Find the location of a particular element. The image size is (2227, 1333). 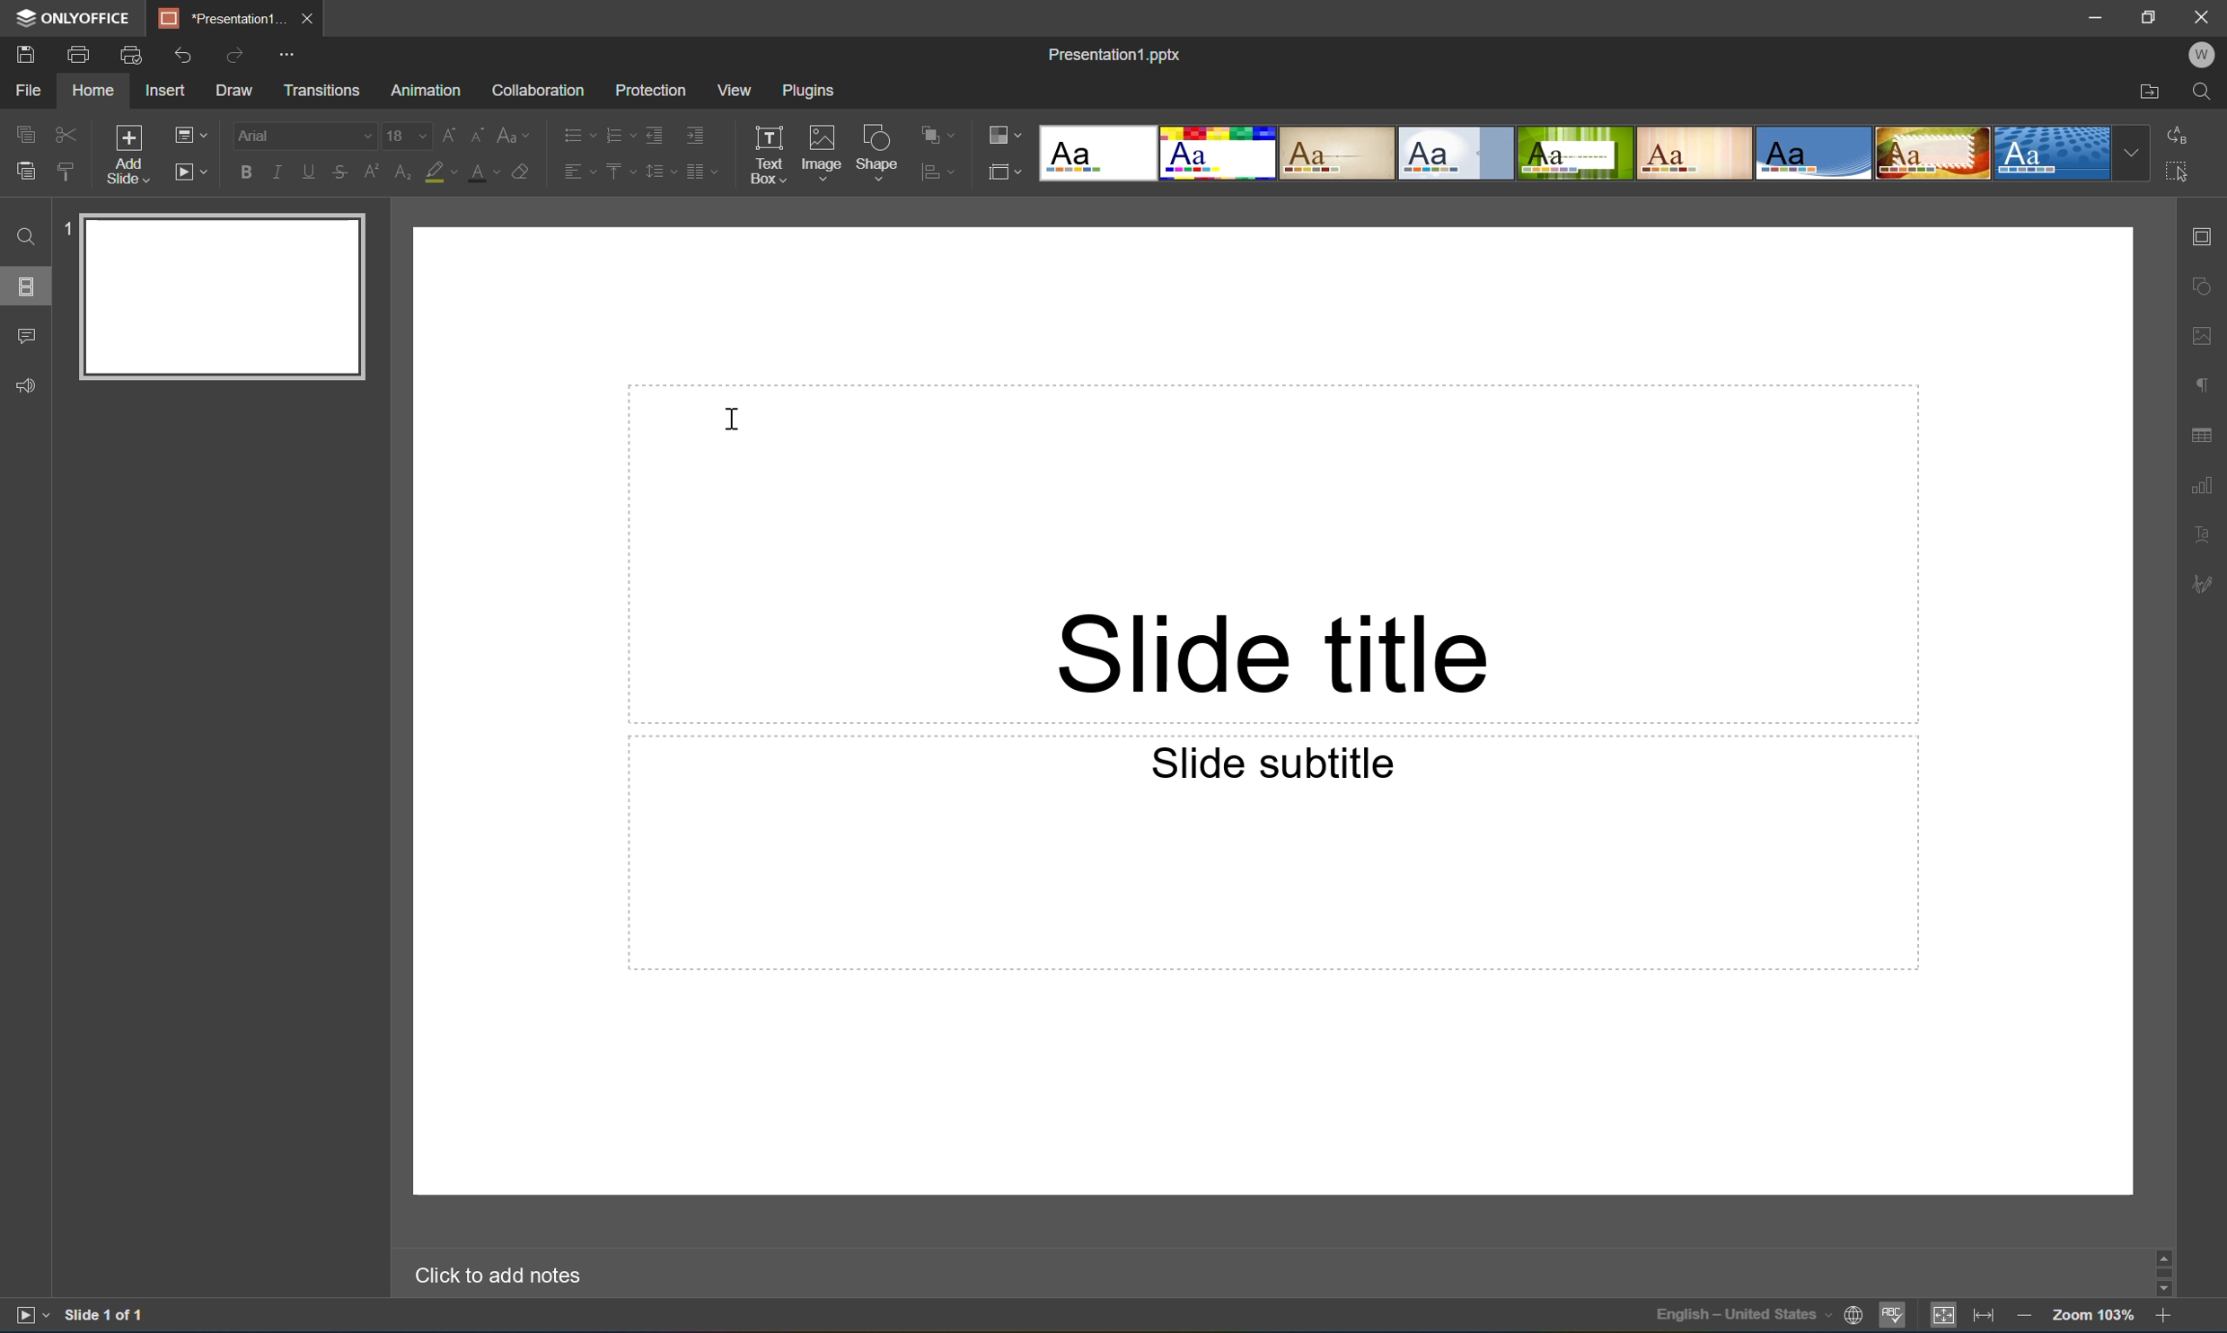

Restore down is located at coordinates (2153, 16).